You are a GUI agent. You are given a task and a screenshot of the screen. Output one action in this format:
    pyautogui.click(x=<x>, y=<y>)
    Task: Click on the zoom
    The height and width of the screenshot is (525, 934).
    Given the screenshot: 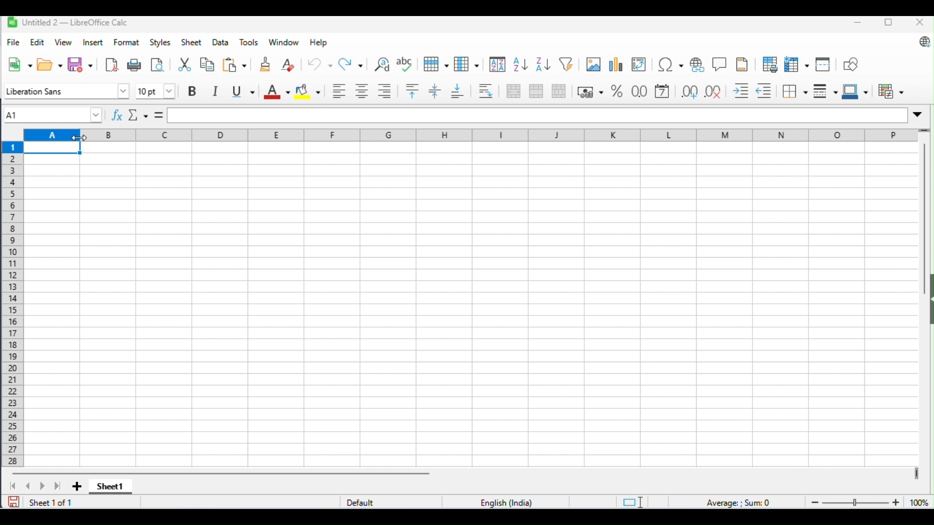 What is the action you would take?
    pyautogui.click(x=867, y=501)
    